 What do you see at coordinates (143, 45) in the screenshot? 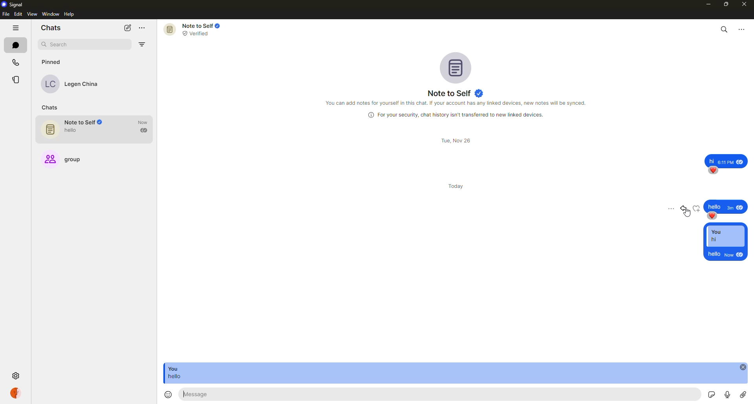
I see `filter` at bounding box center [143, 45].